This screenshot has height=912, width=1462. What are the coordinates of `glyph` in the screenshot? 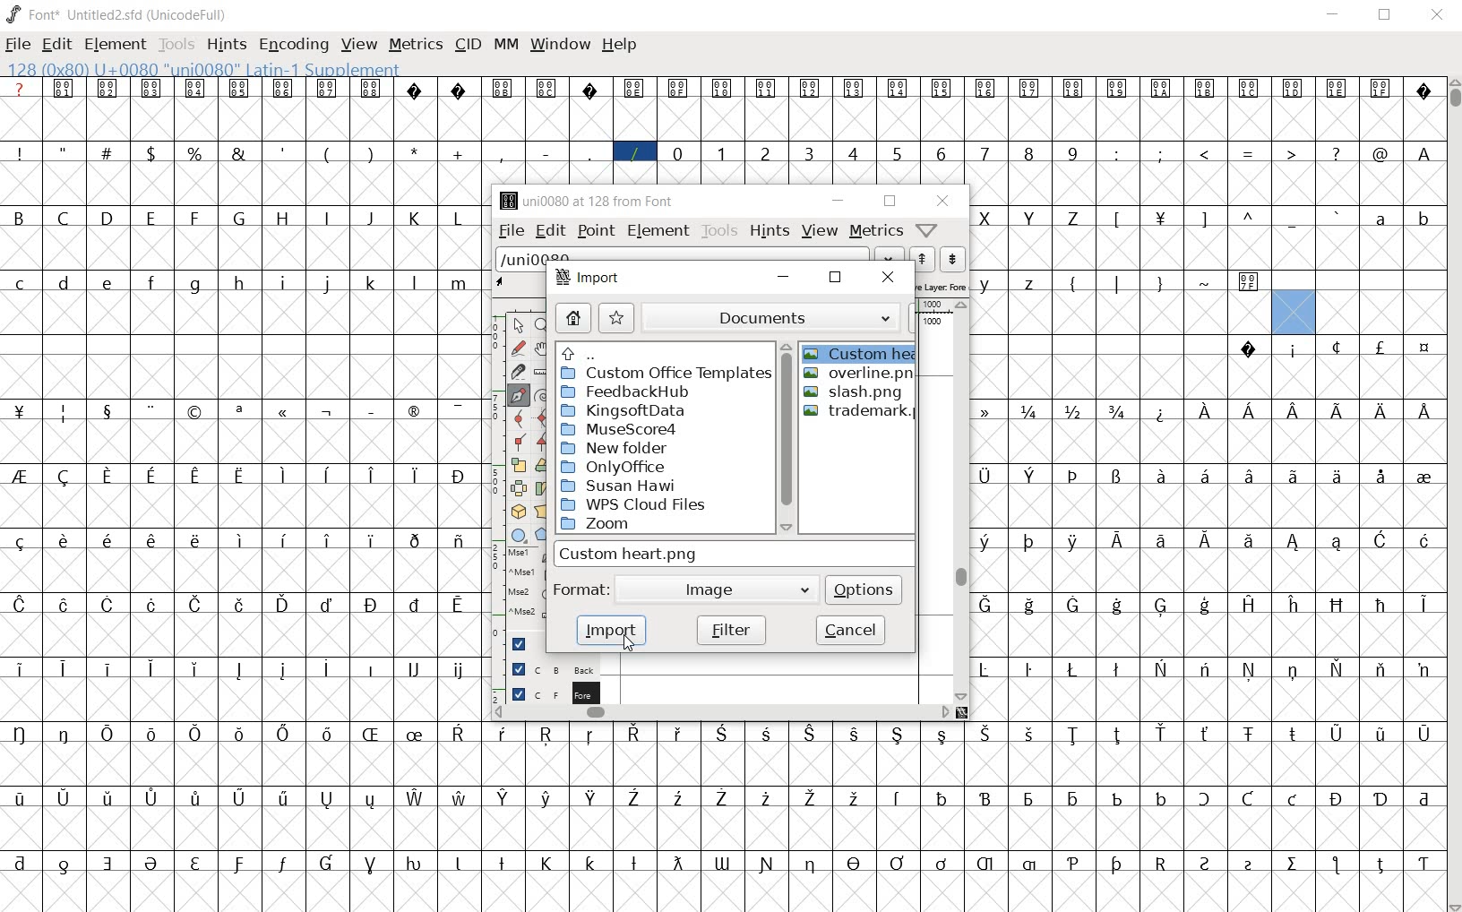 It's located at (107, 476).